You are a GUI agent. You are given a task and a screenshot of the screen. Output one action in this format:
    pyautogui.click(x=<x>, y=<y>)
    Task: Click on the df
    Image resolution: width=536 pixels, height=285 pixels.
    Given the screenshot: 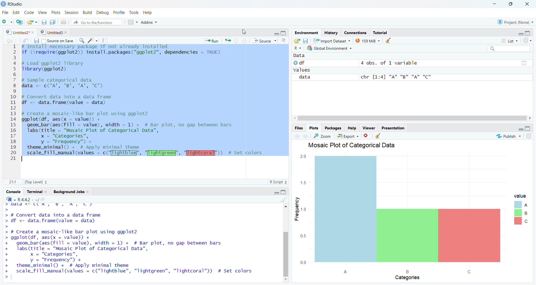 What is the action you would take?
    pyautogui.click(x=300, y=63)
    